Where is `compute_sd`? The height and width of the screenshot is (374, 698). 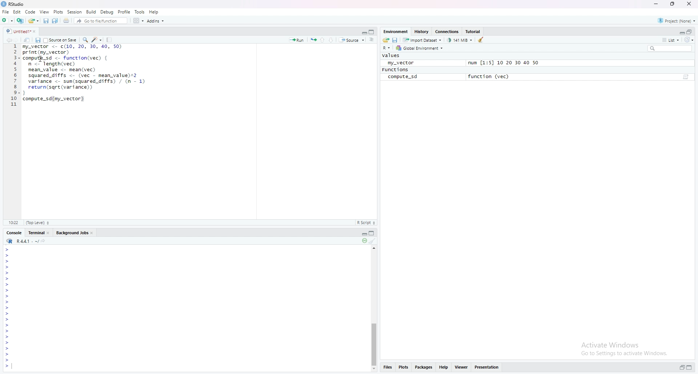
compute_sd is located at coordinates (402, 77).